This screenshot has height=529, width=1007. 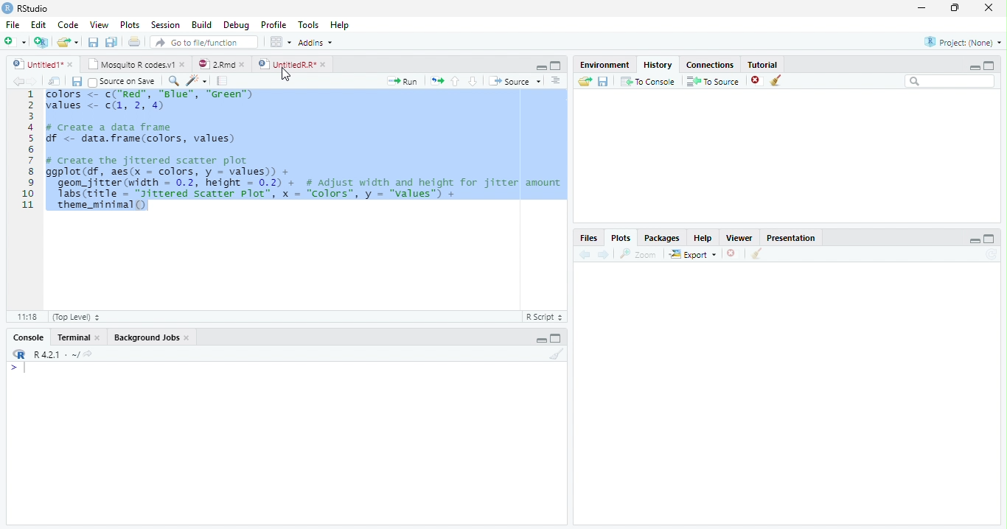 I want to click on Go to previous section/chunk, so click(x=455, y=81).